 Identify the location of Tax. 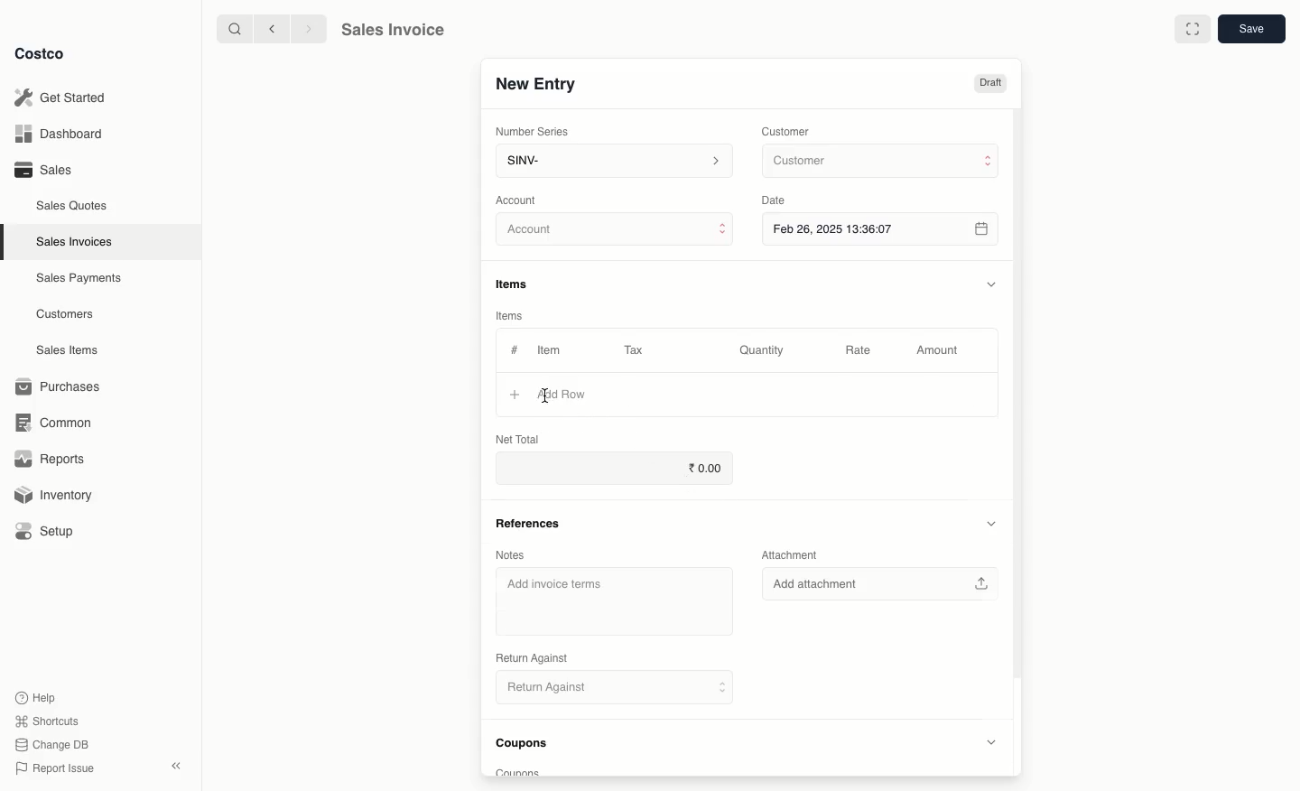
(633, 347).